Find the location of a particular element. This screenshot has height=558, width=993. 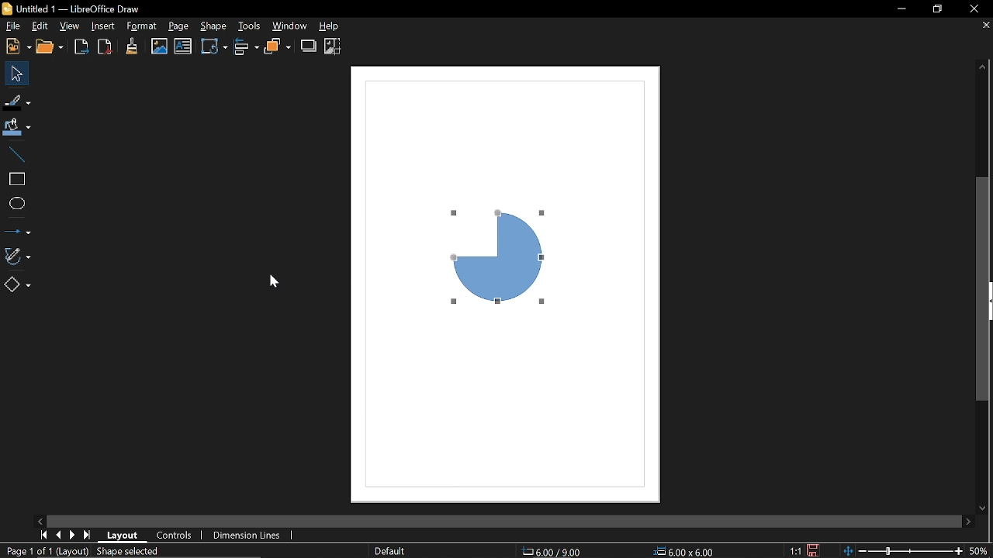

File is located at coordinates (11, 26).